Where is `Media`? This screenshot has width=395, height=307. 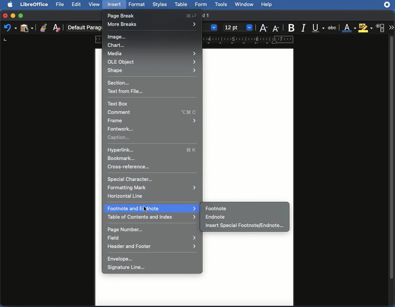 Media is located at coordinates (152, 53).